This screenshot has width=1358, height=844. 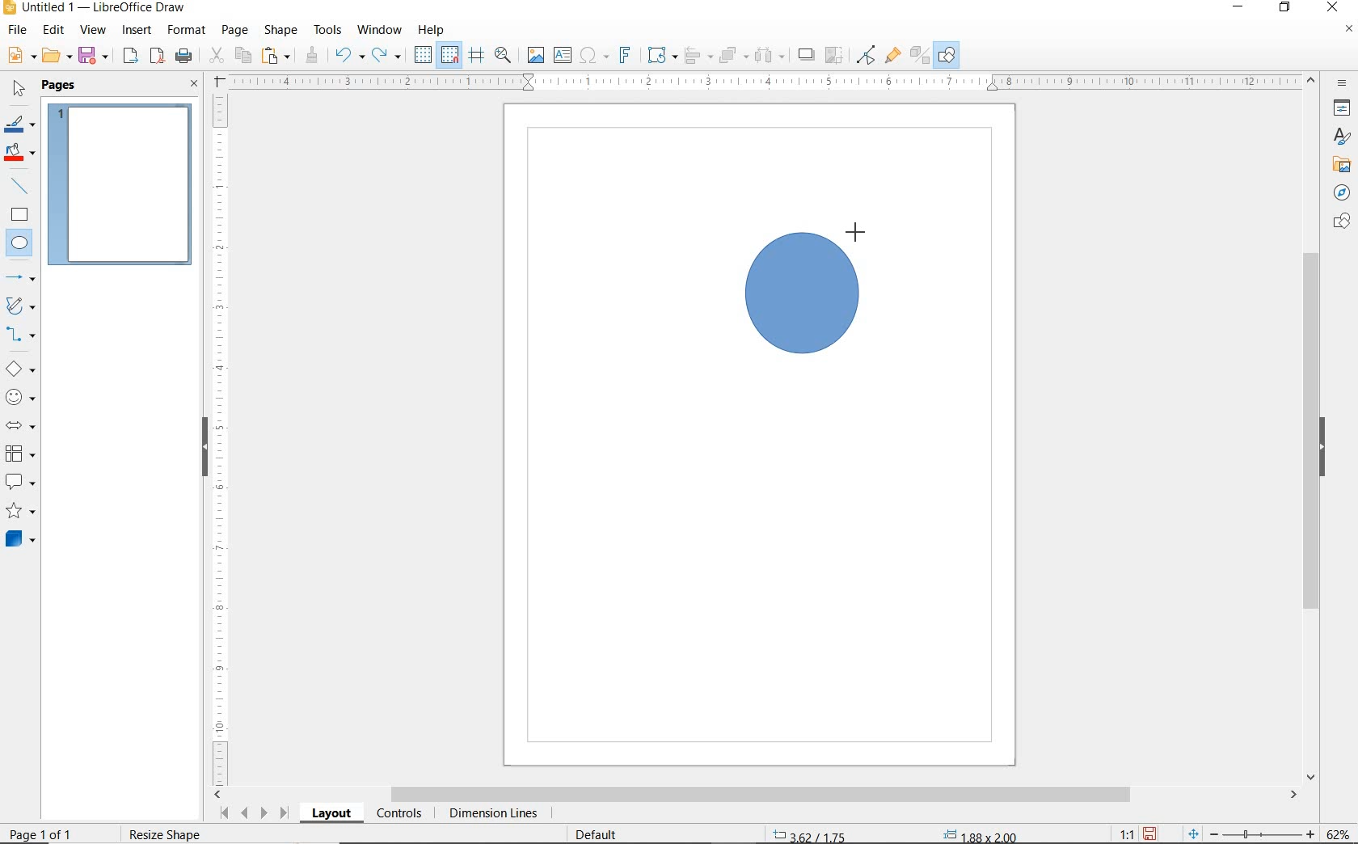 What do you see at coordinates (1331, 6) in the screenshot?
I see `CLOSE` at bounding box center [1331, 6].